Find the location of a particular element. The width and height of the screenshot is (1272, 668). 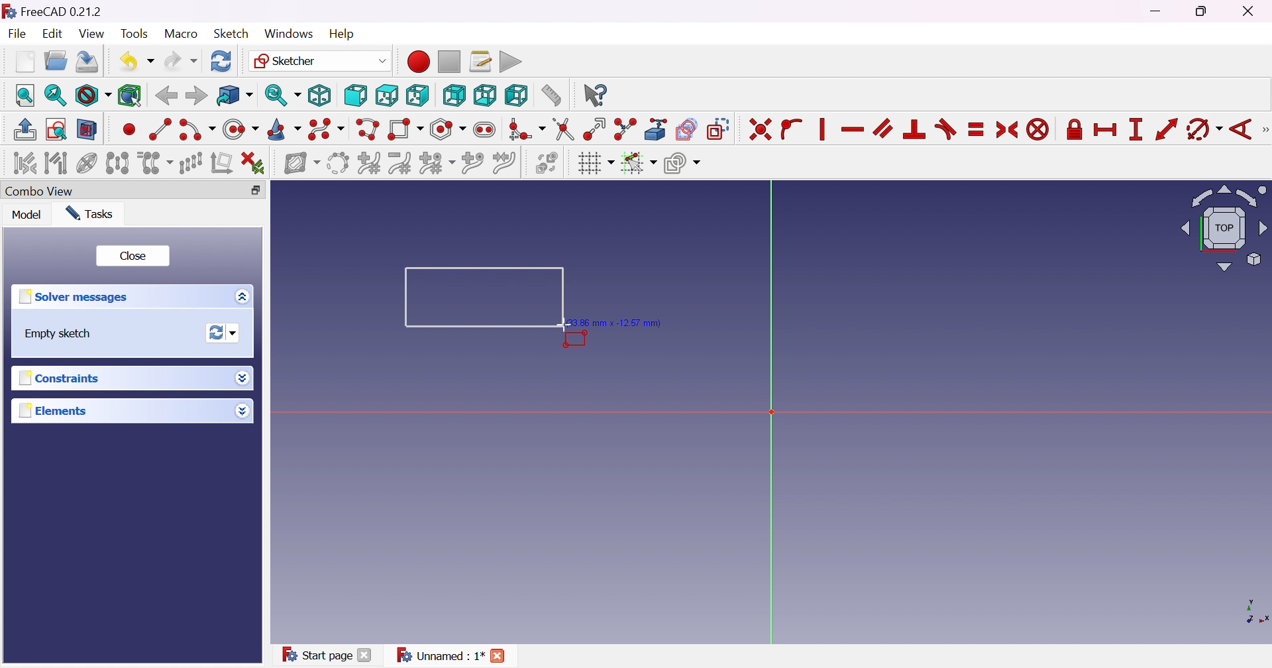

Sketcher is located at coordinates (320, 60).